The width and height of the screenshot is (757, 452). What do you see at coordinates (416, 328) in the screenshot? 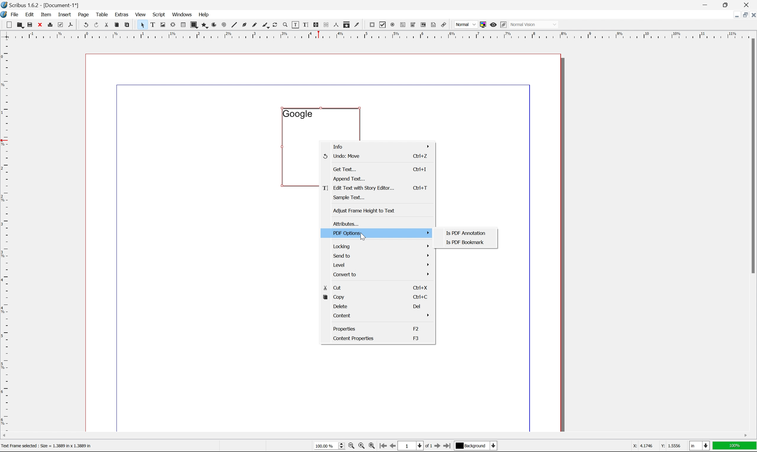
I see `F2` at bounding box center [416, 328].